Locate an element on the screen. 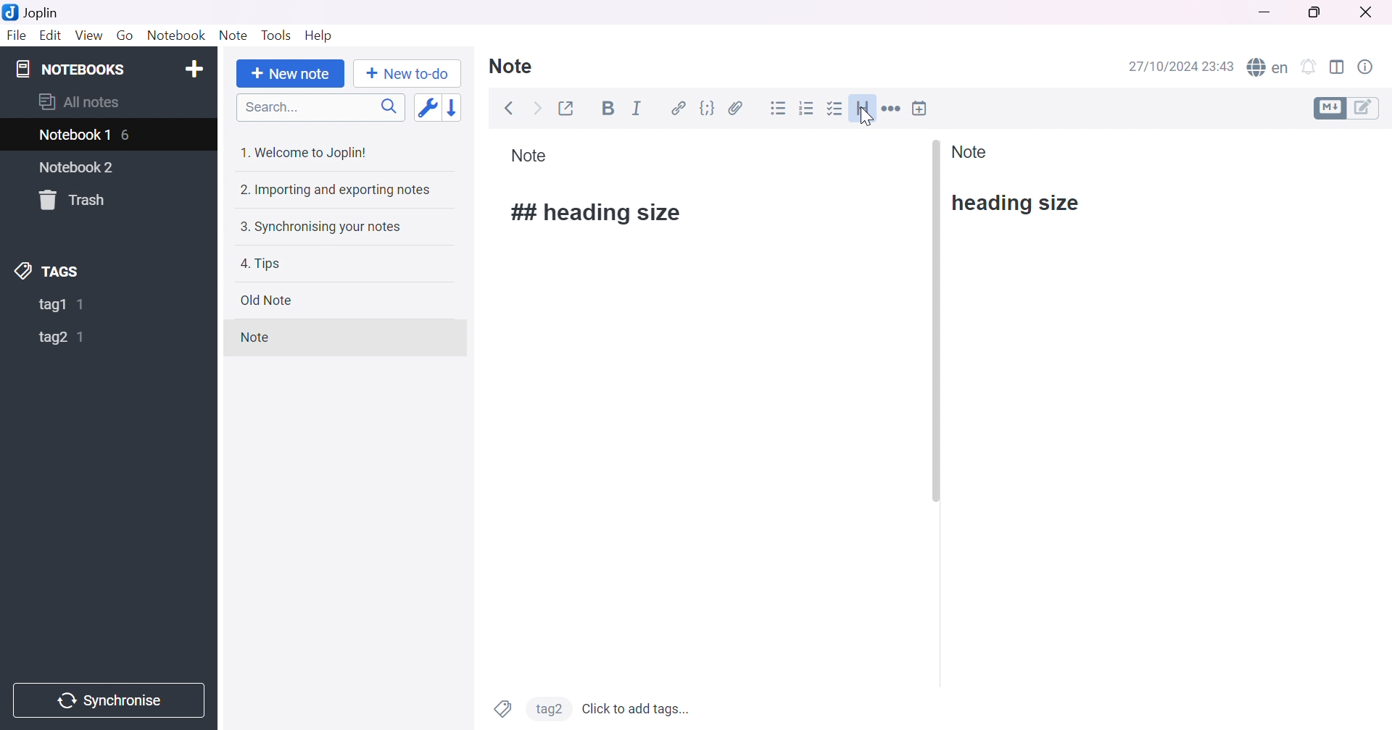  27/10/2024 is located at coordinates (1164, 67).